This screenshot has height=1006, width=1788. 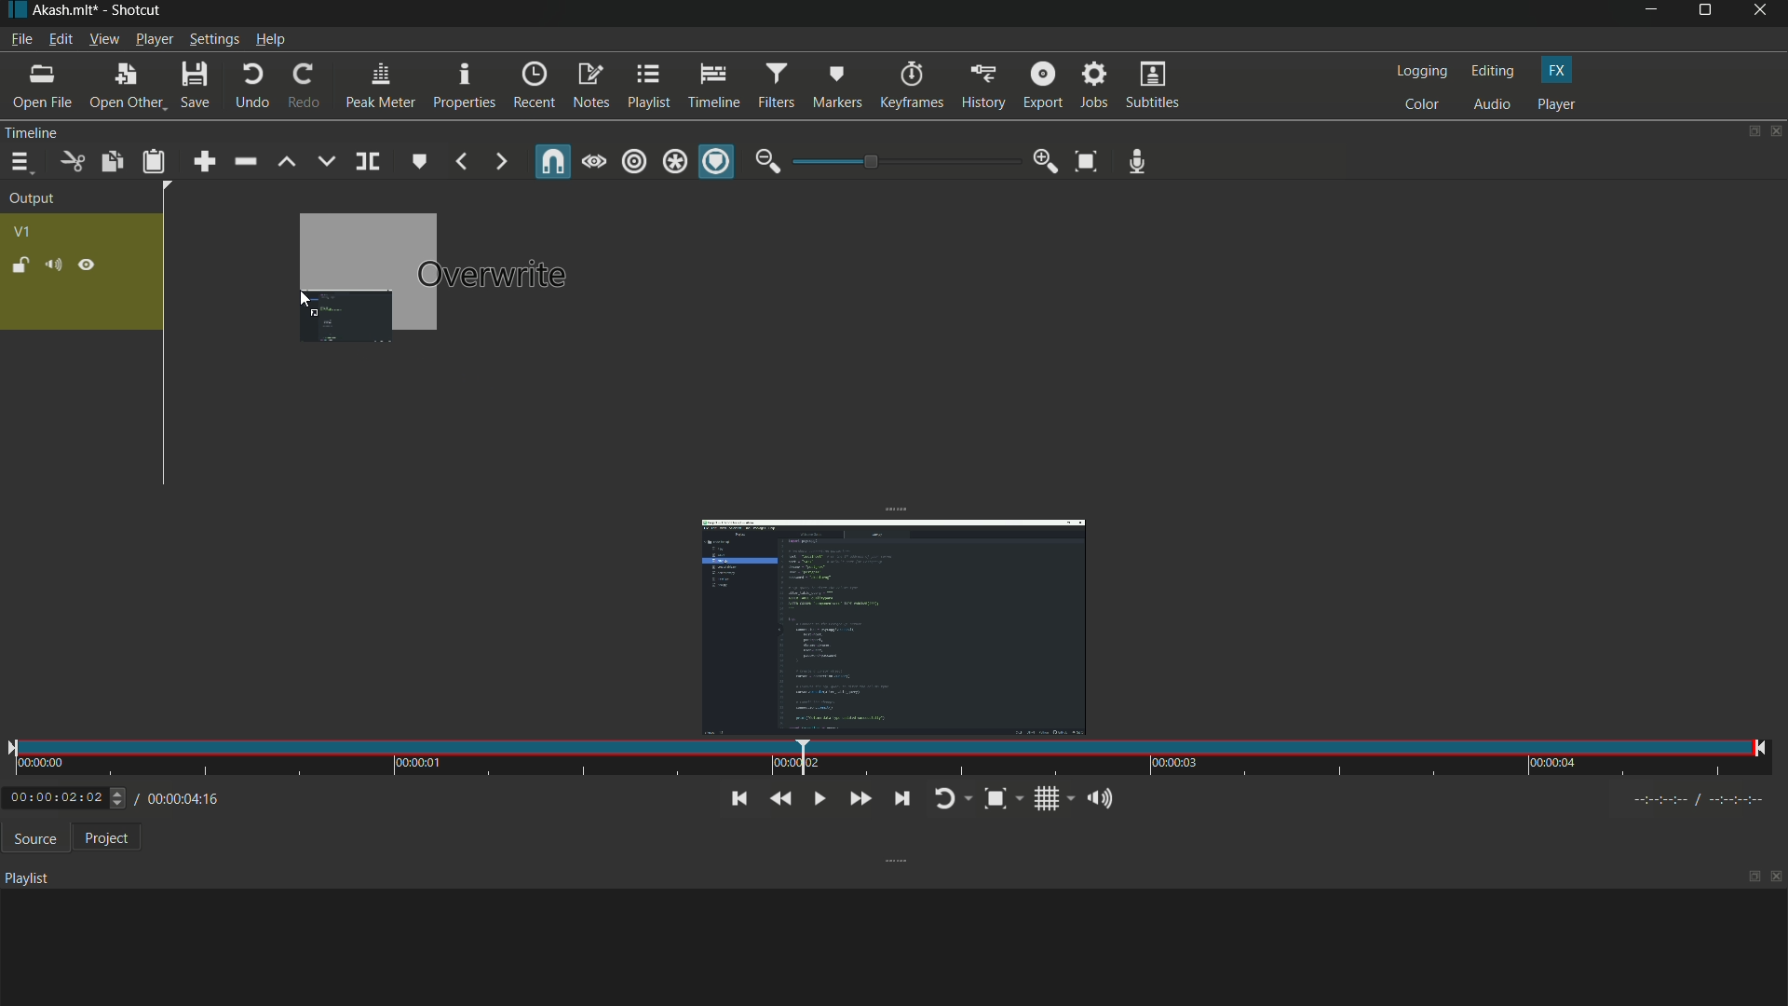 I want to click on fx, so click(x=1558, y=71).